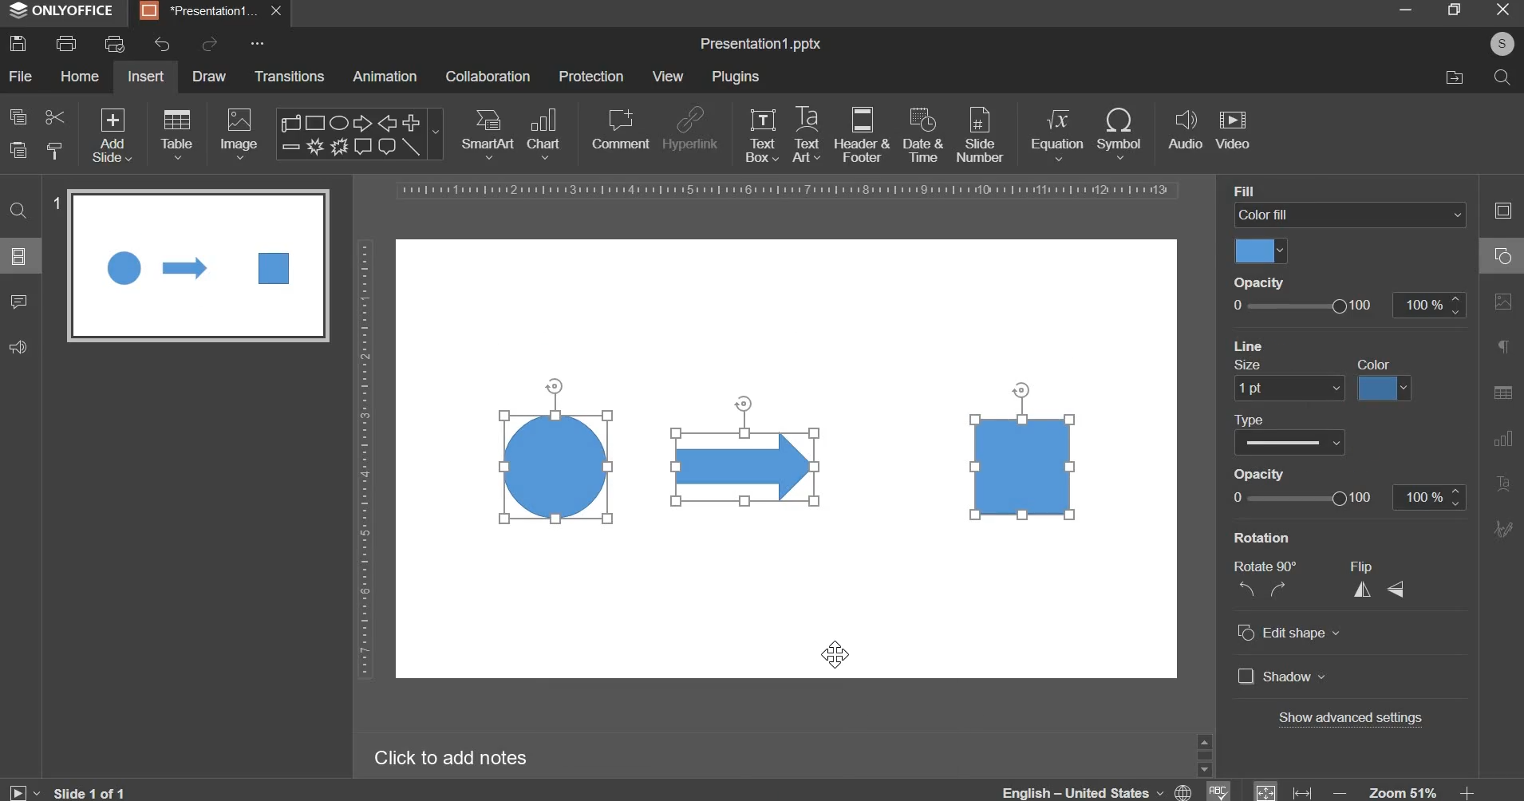 The width and height of the screenshot is (1524, 801). I want to click on file location, so click(1454, 77).